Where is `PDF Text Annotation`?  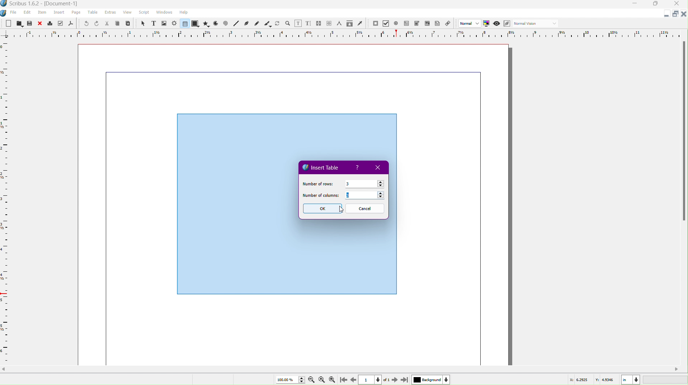 PDF Text Annotation is located at coordinates (439, 24).